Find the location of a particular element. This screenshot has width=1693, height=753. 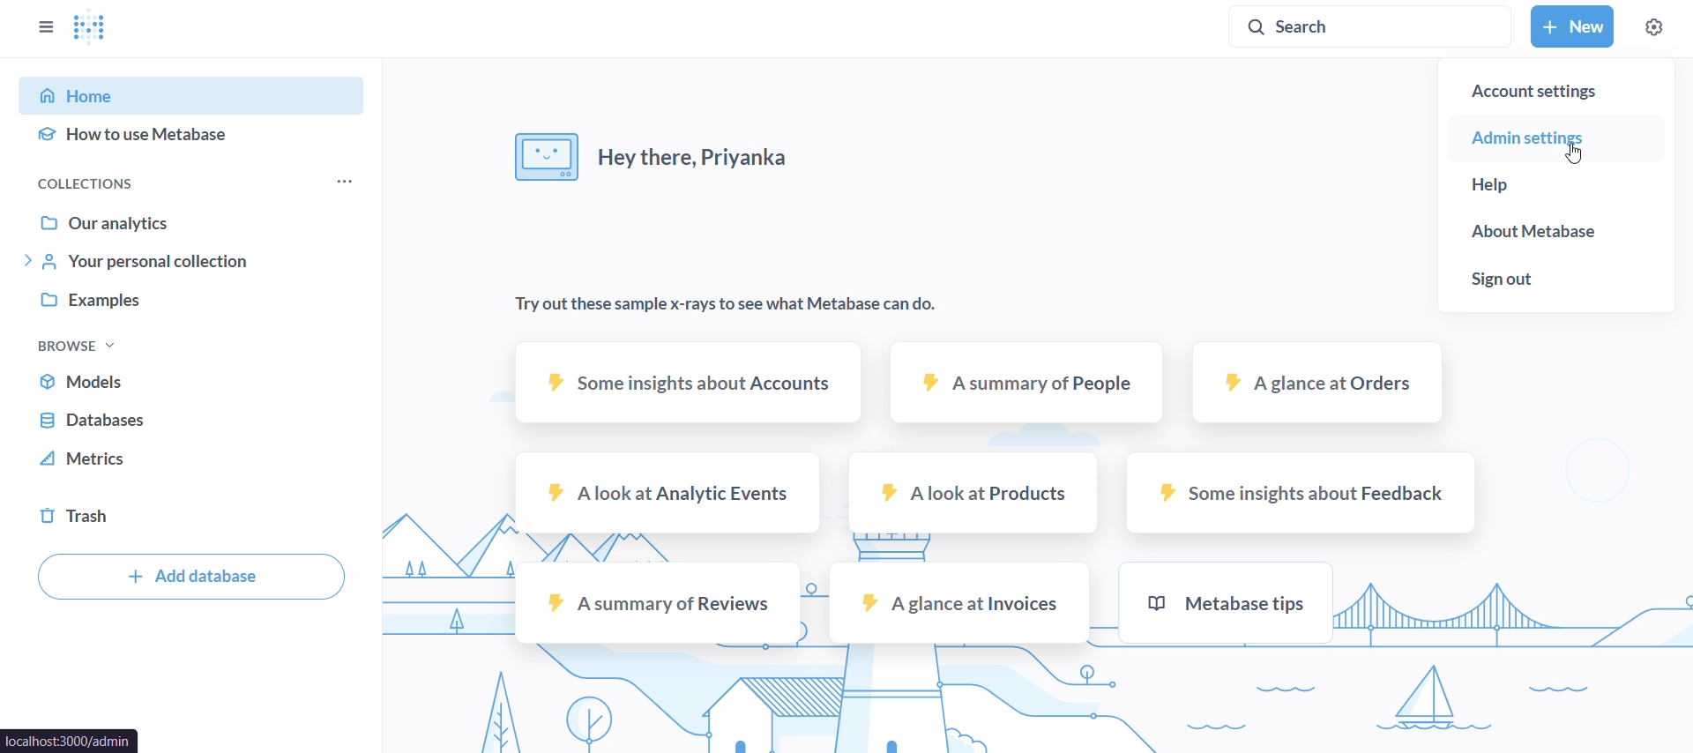

new is located at coordinates (1569, 26).